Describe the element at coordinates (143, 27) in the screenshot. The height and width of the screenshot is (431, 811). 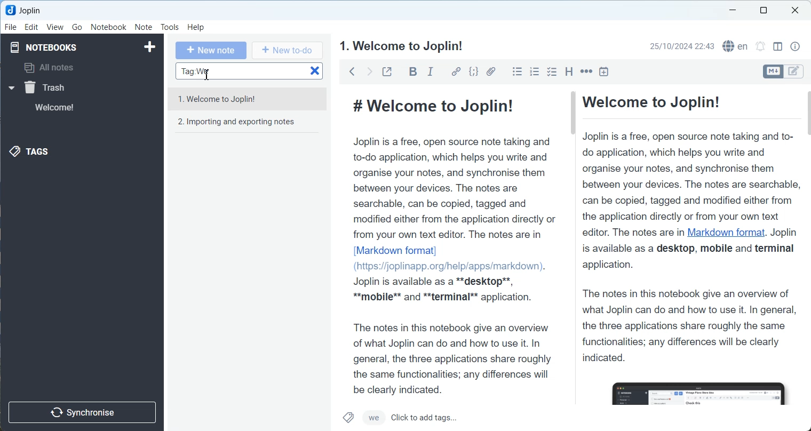
I see `Note` at that location.